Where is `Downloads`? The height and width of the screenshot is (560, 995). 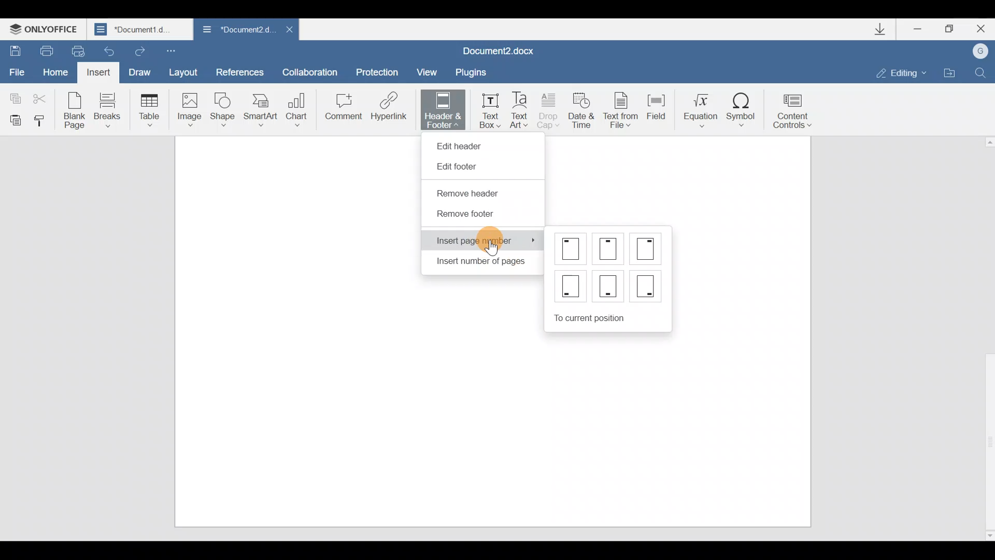 Downloads is located at coordinates (880, 29).